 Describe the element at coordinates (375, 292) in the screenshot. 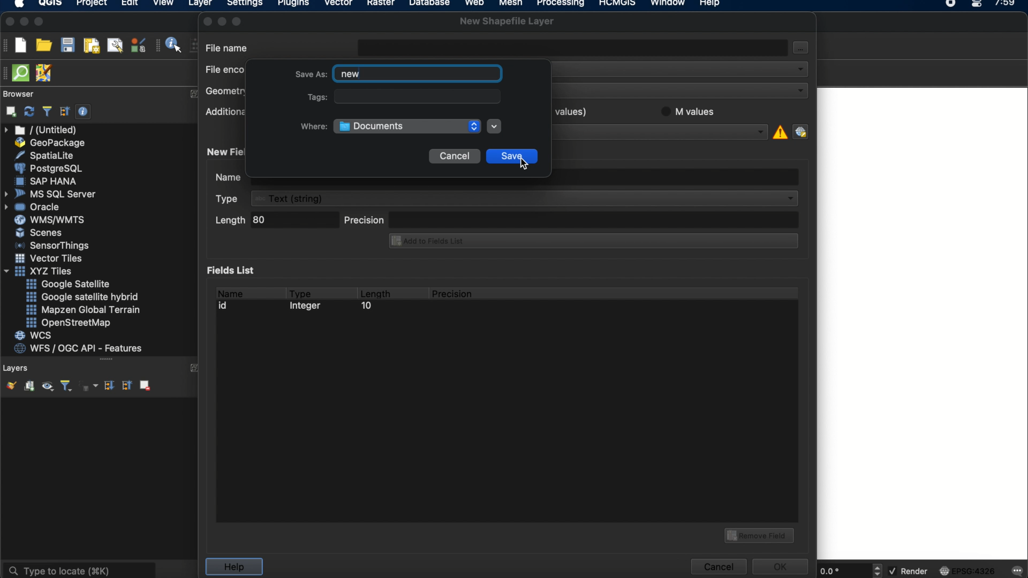

I see `length` at that location.